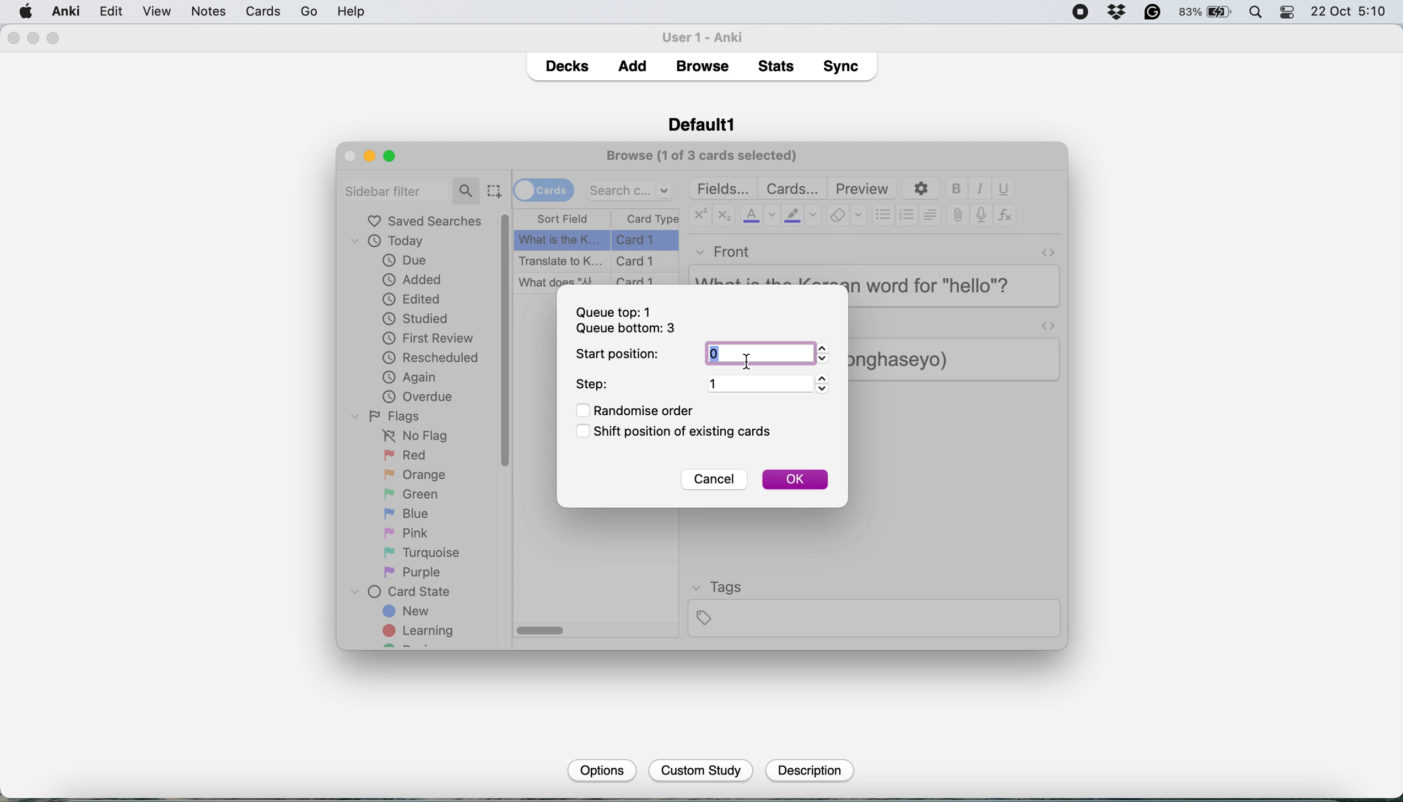 This screenshot has height=802, width=1403. I want to click on Add, so click(633, 63).